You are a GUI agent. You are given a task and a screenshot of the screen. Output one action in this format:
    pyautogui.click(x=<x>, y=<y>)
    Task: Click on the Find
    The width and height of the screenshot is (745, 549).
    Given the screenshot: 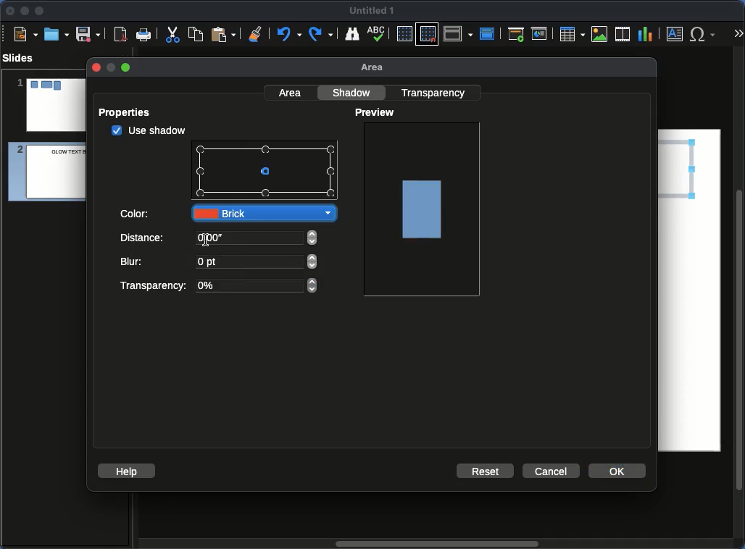 What is the action you would take?
    pyautogui.click(x=351, y=33)
    